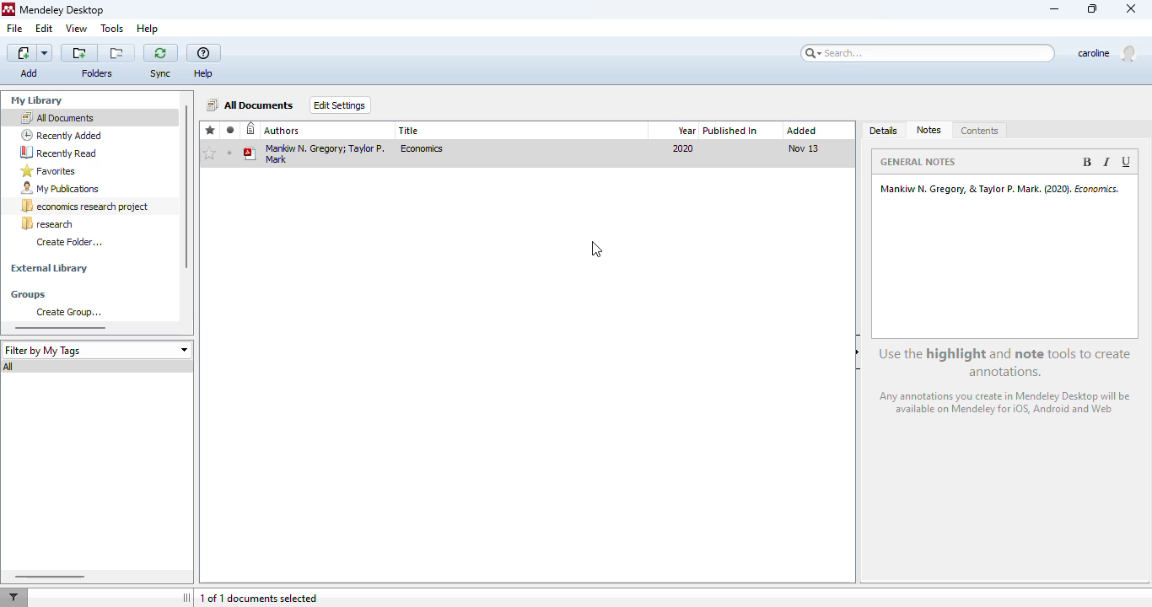 The height and width of the screenshot is (607, 1152). I want to click on remove the current folder, so click(117, 53).